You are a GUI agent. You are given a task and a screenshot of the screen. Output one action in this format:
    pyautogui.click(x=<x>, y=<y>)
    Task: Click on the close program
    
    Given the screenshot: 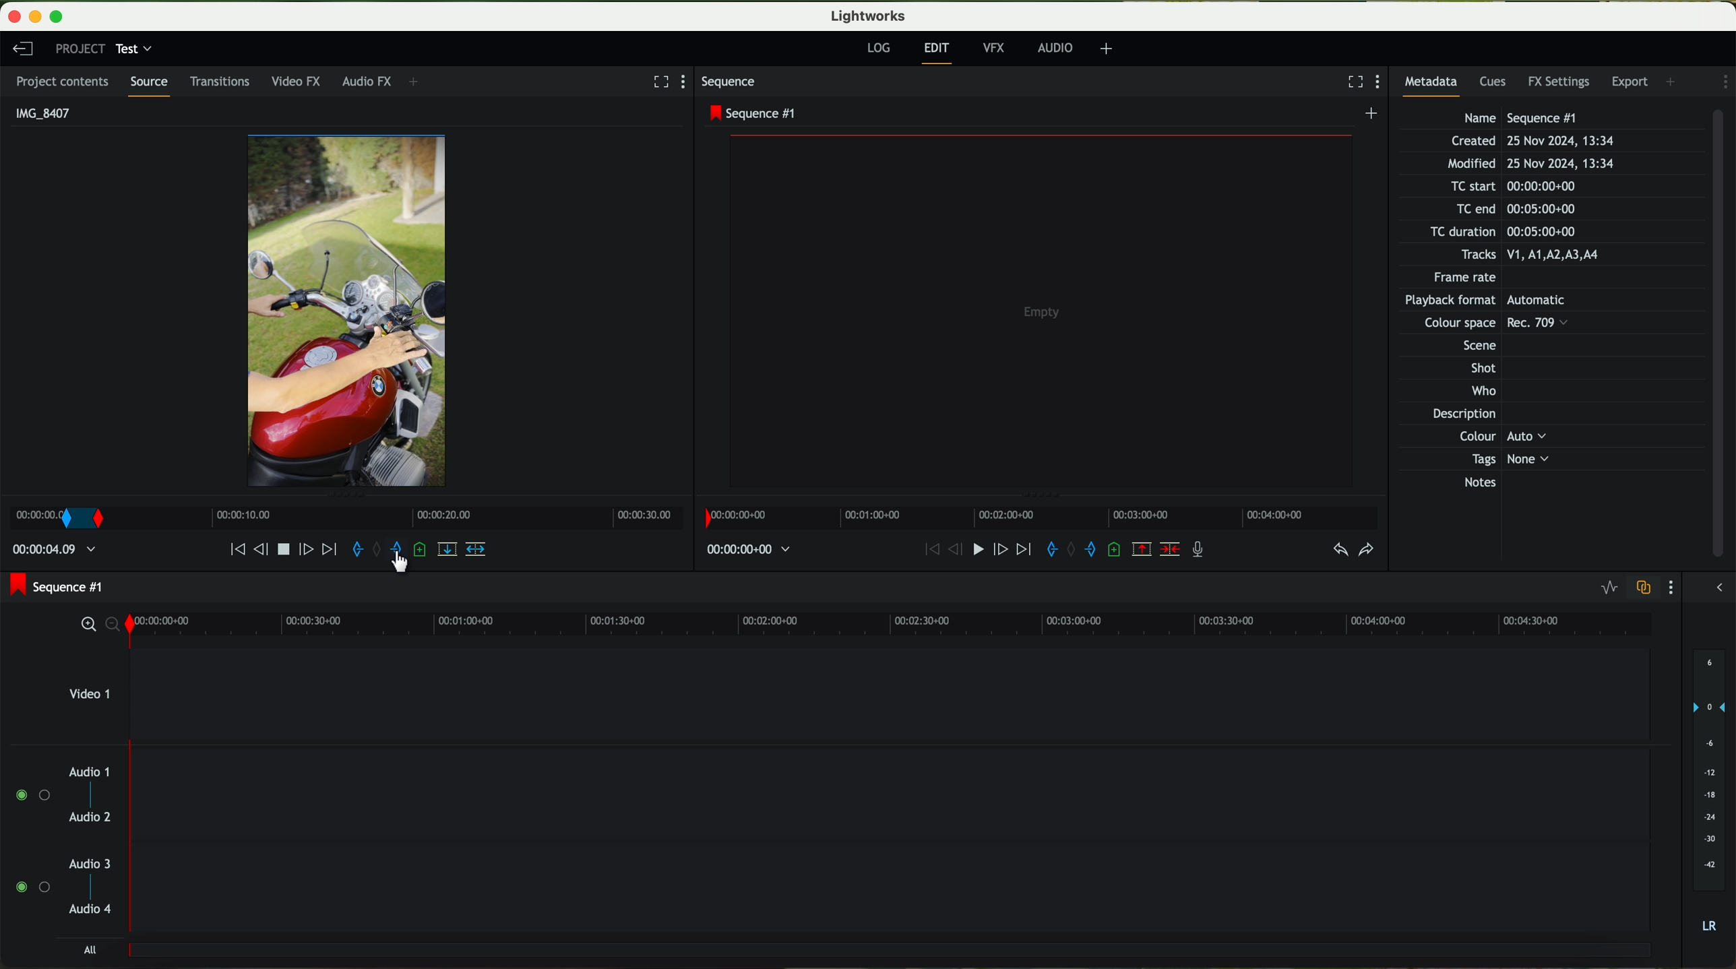 What is the action you would take?
    pyautogui.click(x=12, y=16)
    